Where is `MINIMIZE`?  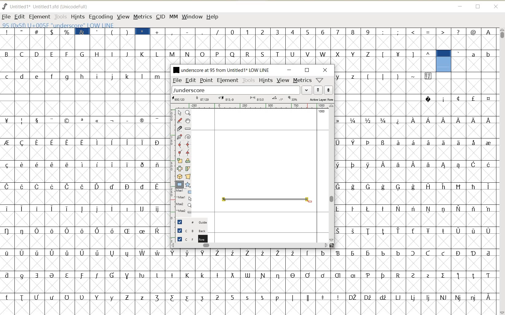
MINIMIZE is located at coordinates (460, 6).